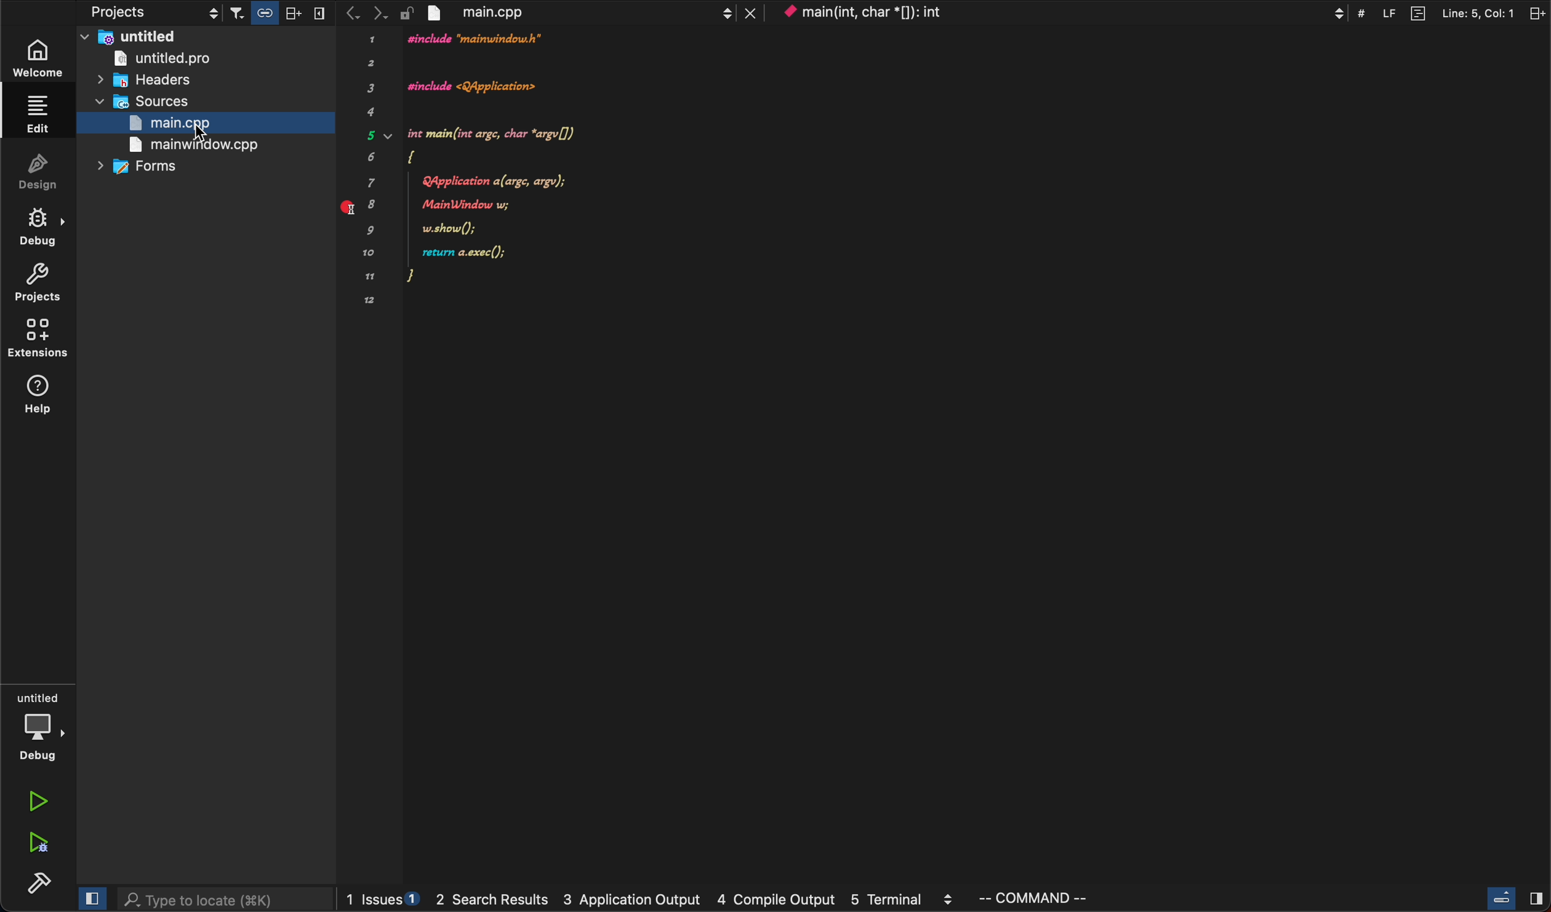 The image size is (1551, 912). What do you see at coordinates (143, 168) in the screenshot?
I see `forms` at bounding box center [143, 168].